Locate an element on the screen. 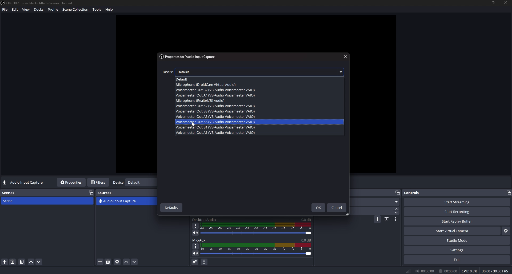  move scene up is located at coordinates (31, 262).